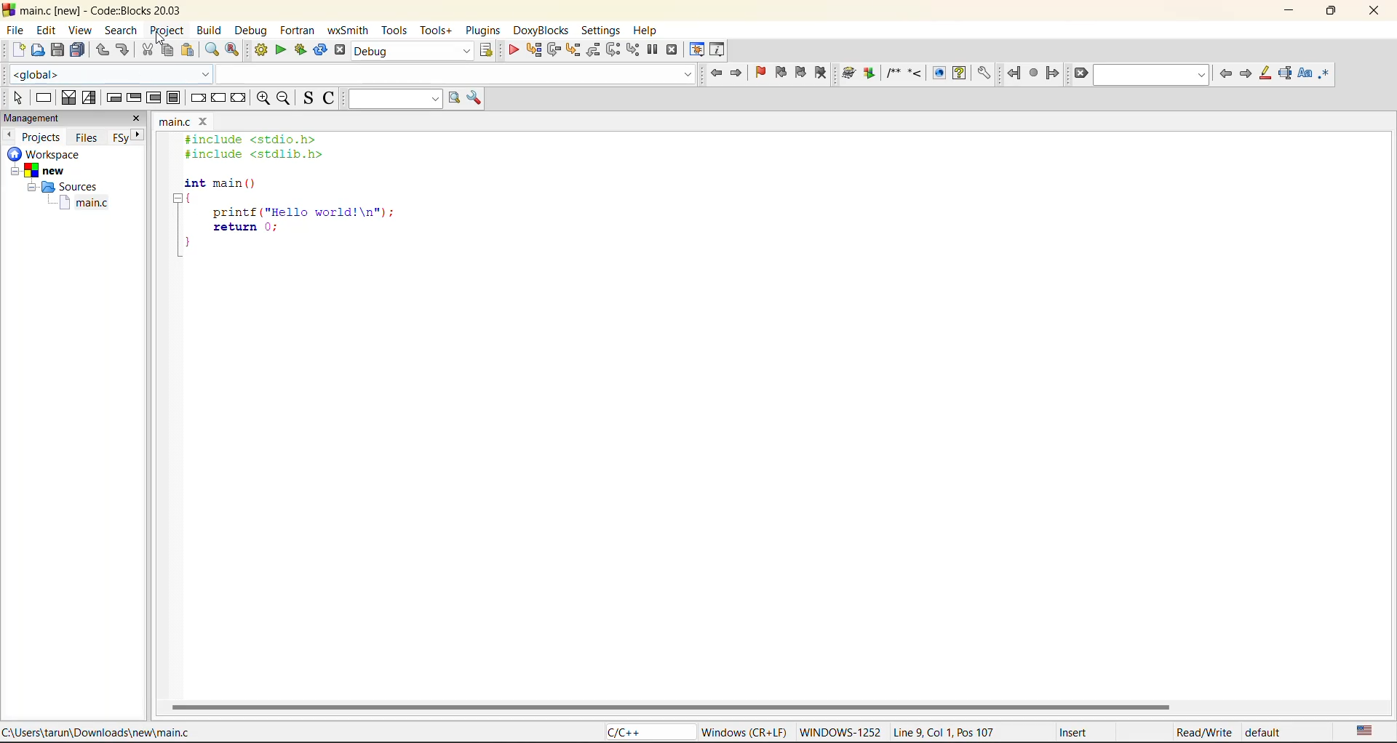 This screenshot has width=1397, height=743. I want to click on WINDOWWS-1252, so click(843, 731).